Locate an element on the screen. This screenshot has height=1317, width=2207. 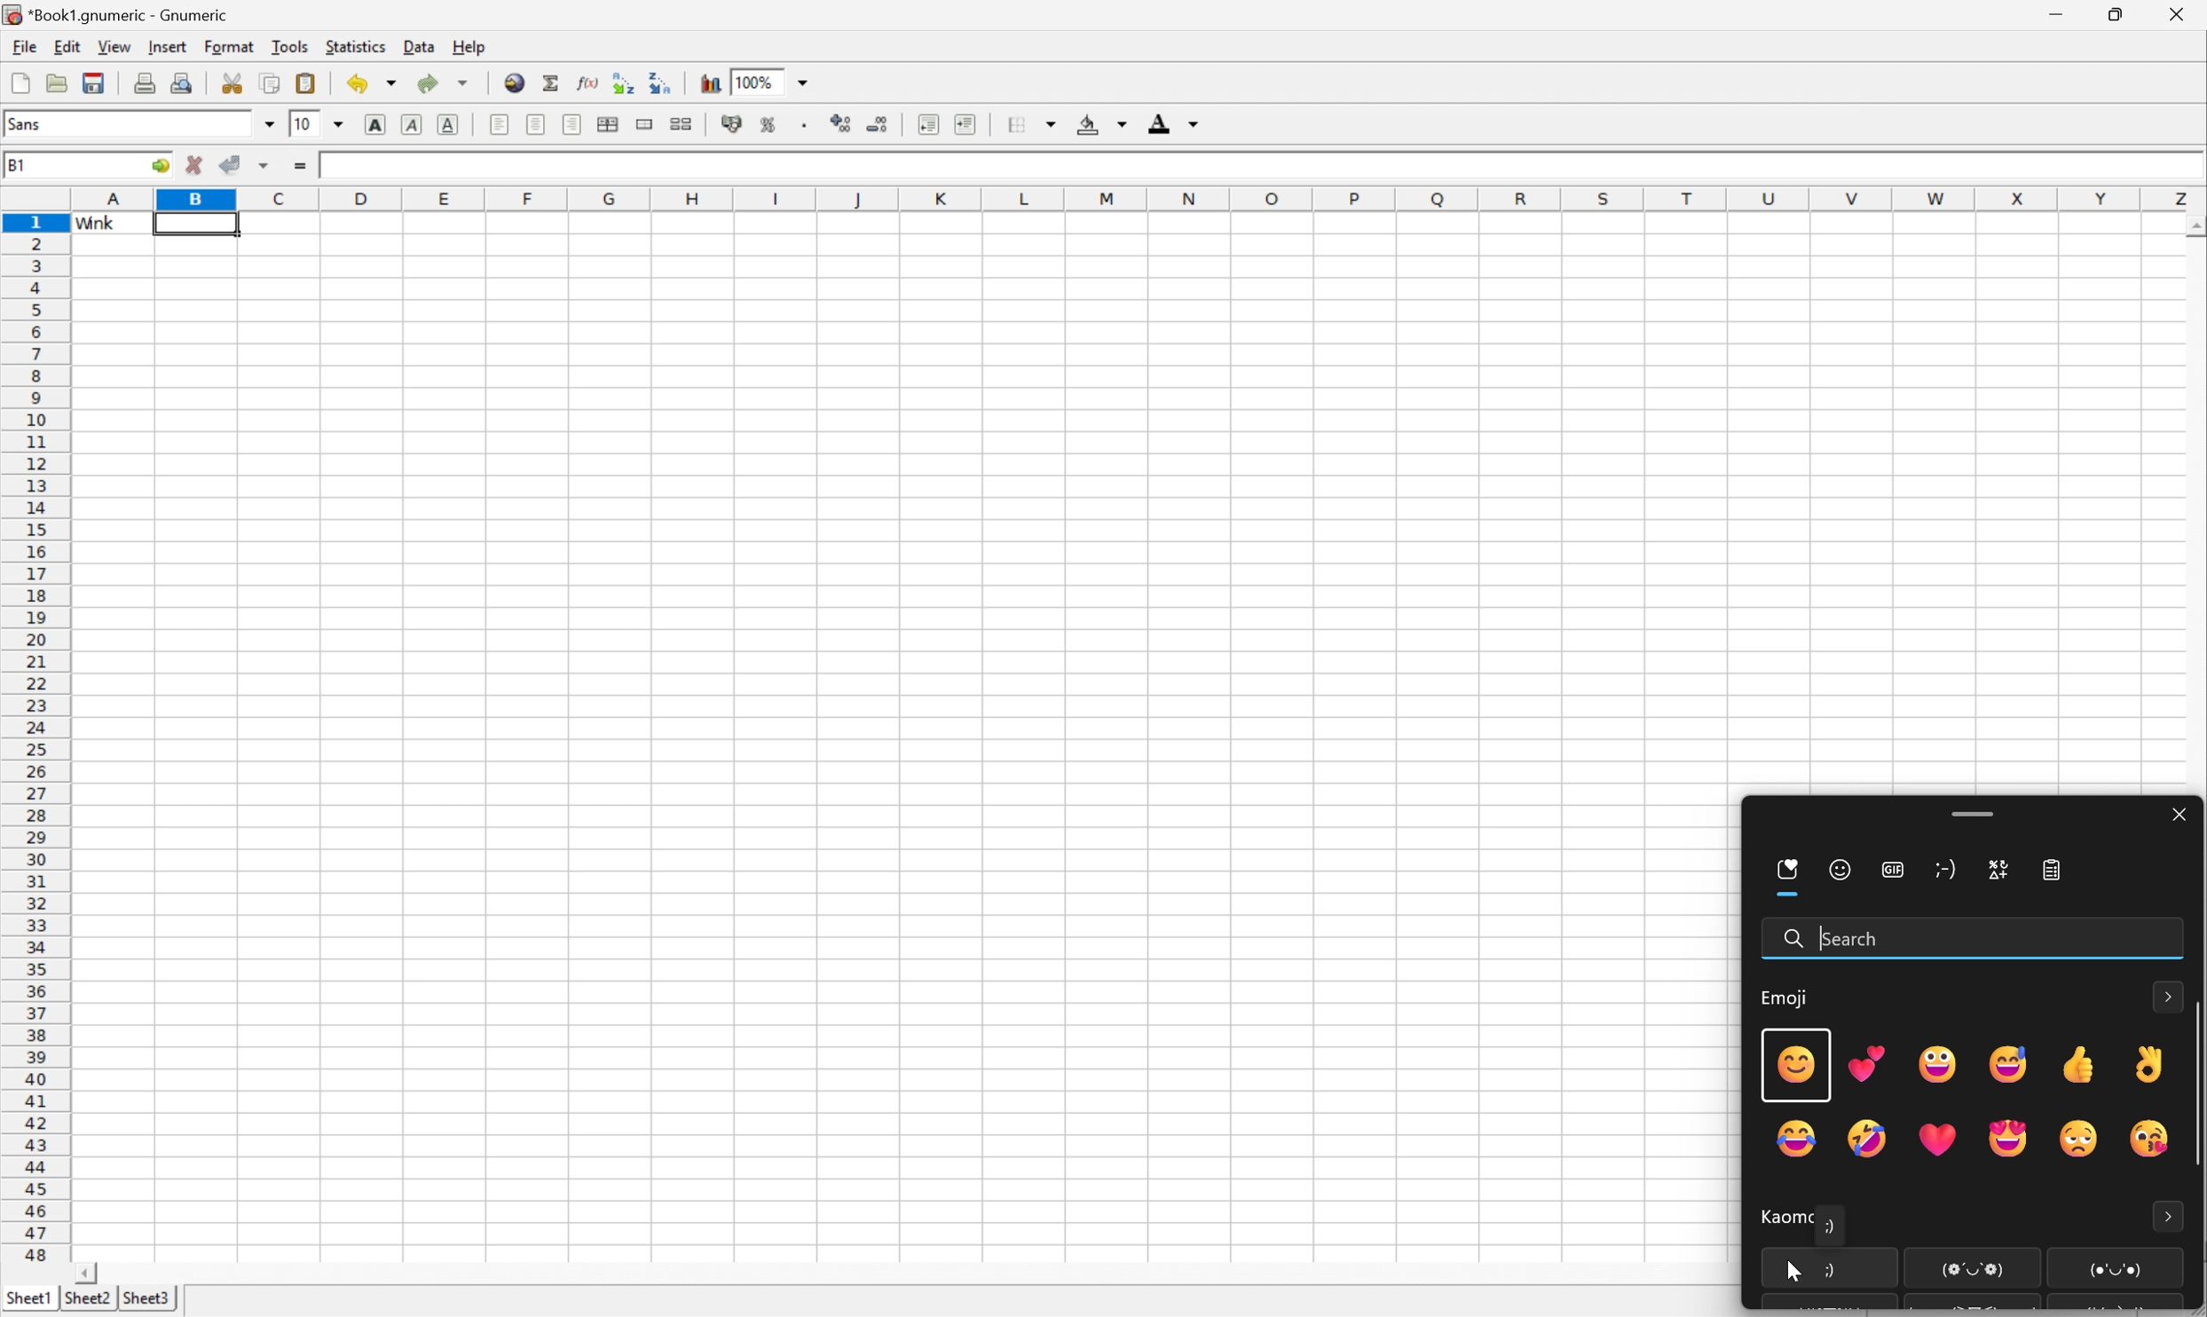
format is located at coordinates (229, 48).